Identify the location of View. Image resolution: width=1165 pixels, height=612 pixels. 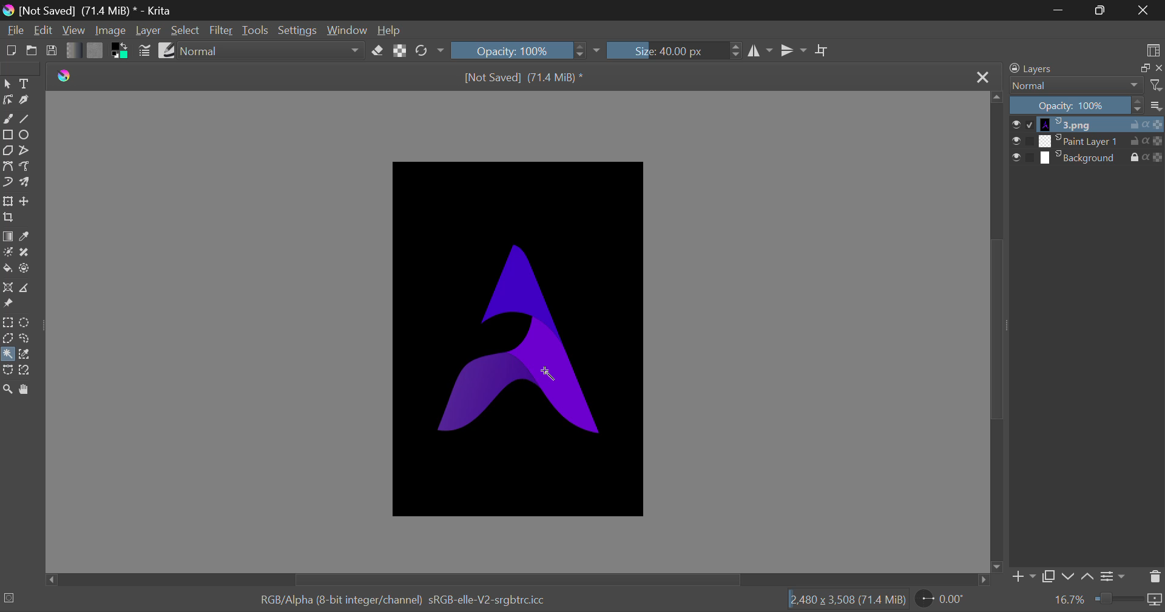
(74, 30).